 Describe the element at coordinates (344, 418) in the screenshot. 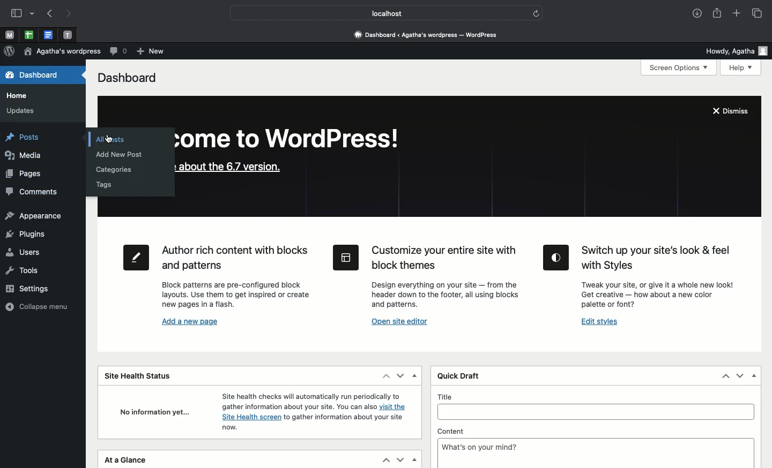

I see `to gather information about your site` at that location.